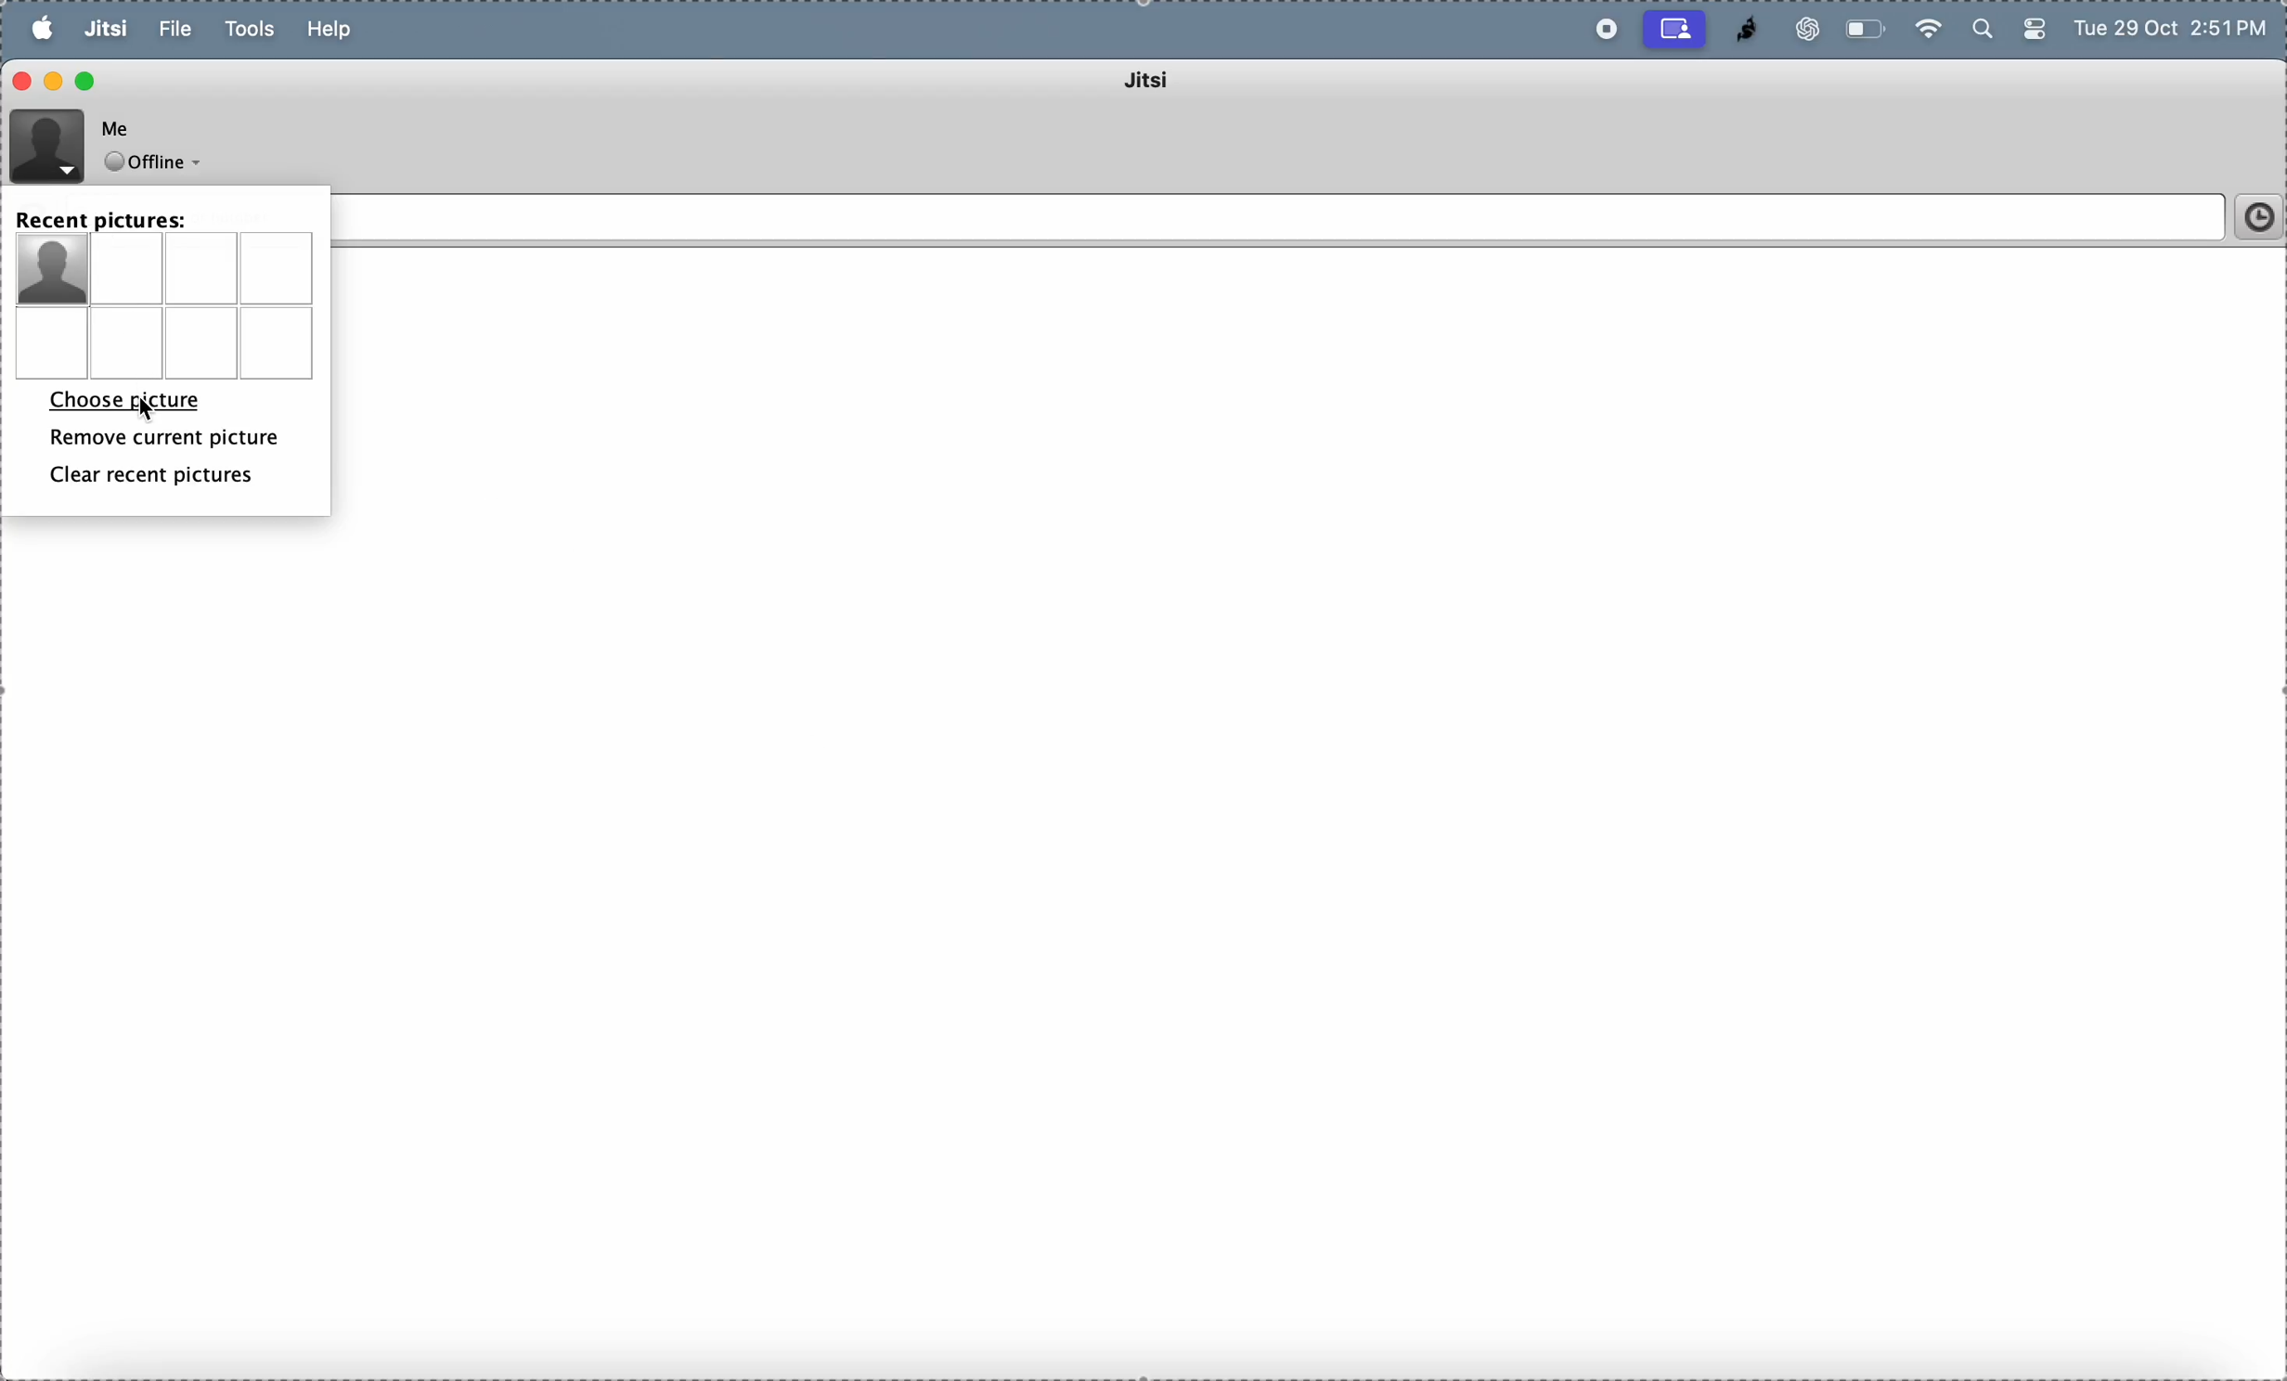  What do you see at coordinates (121, 126) in the screenshot?
I see `Me` at bounding box center [121, 126].